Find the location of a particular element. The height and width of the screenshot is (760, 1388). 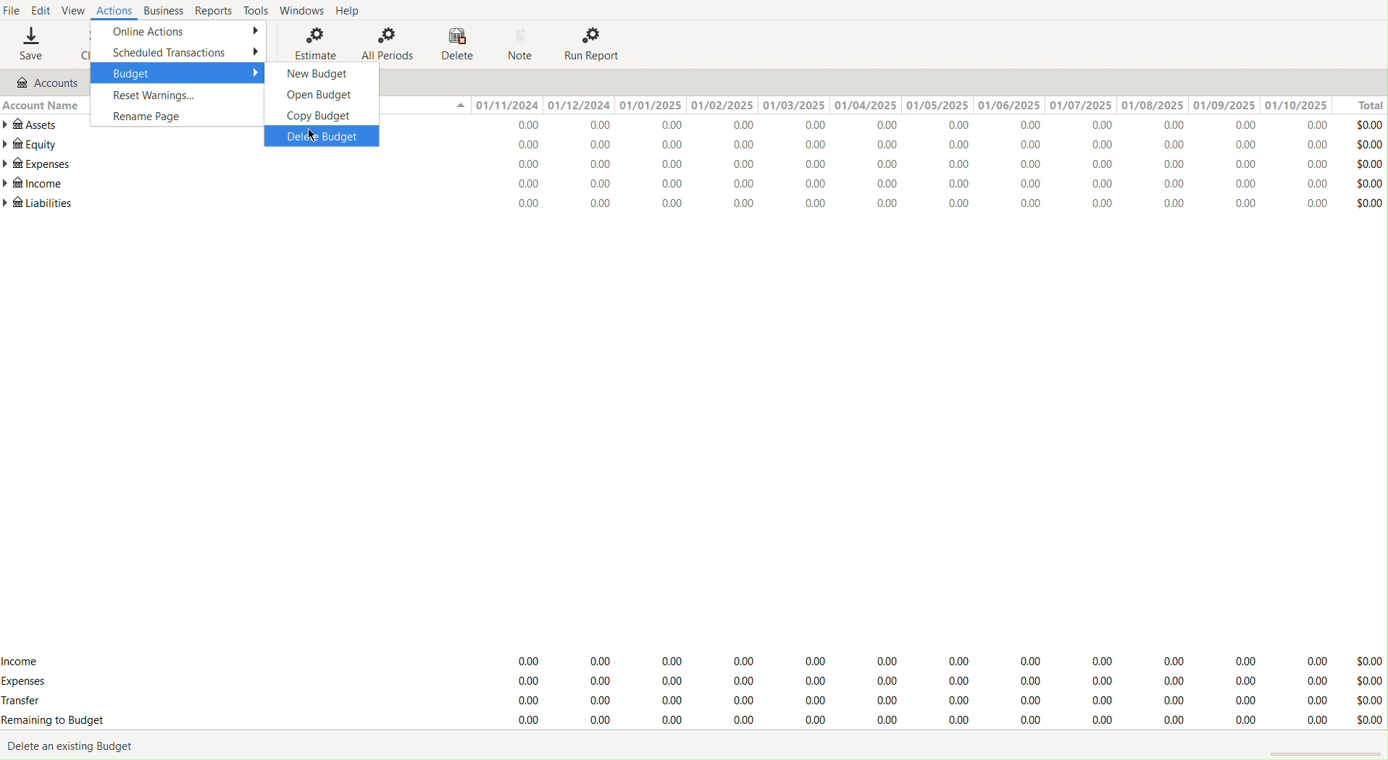

Income Values is located at coordinates (924, 659).